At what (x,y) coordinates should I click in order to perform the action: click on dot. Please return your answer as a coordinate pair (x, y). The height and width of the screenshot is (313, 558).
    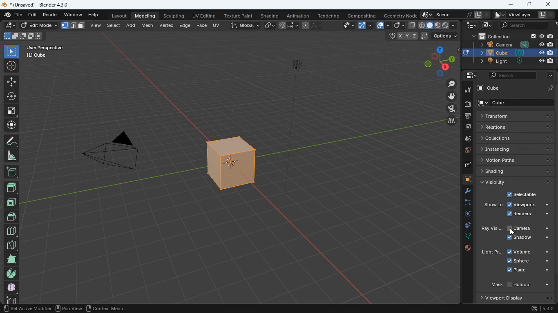
    Looking at the image, I should click on (467, 238).